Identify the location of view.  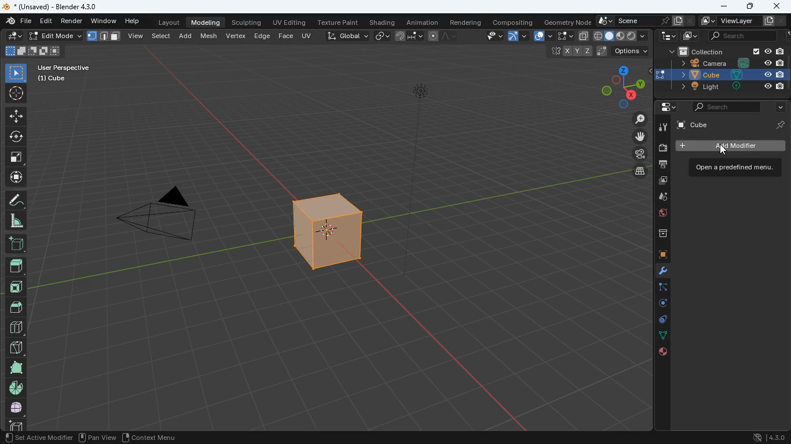
(140, 37).